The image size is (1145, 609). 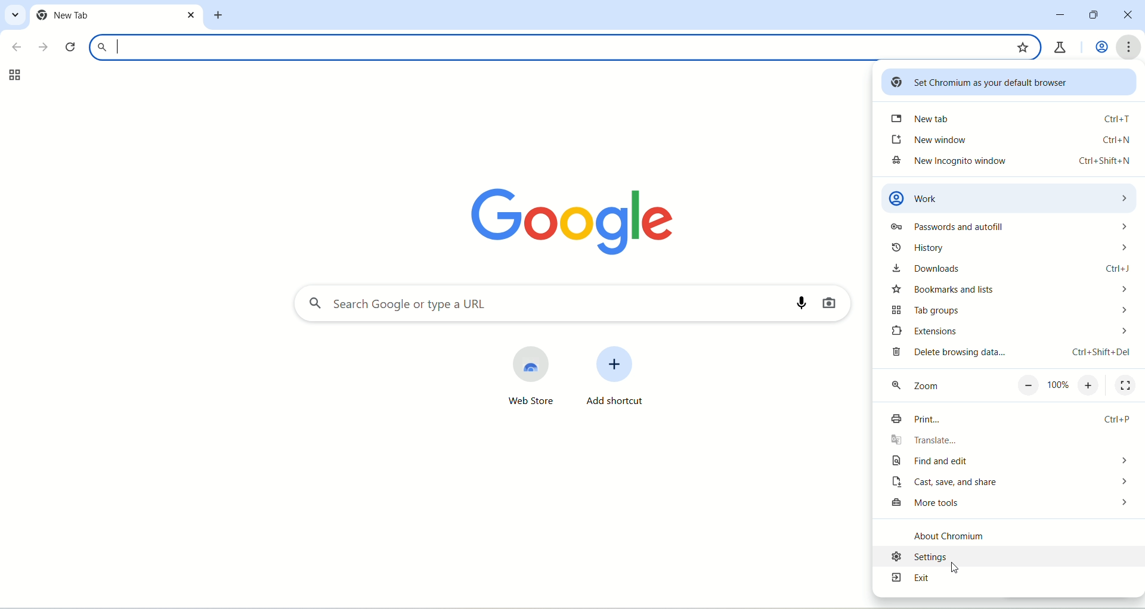 I want to click on google, so click(x=553, y=218).